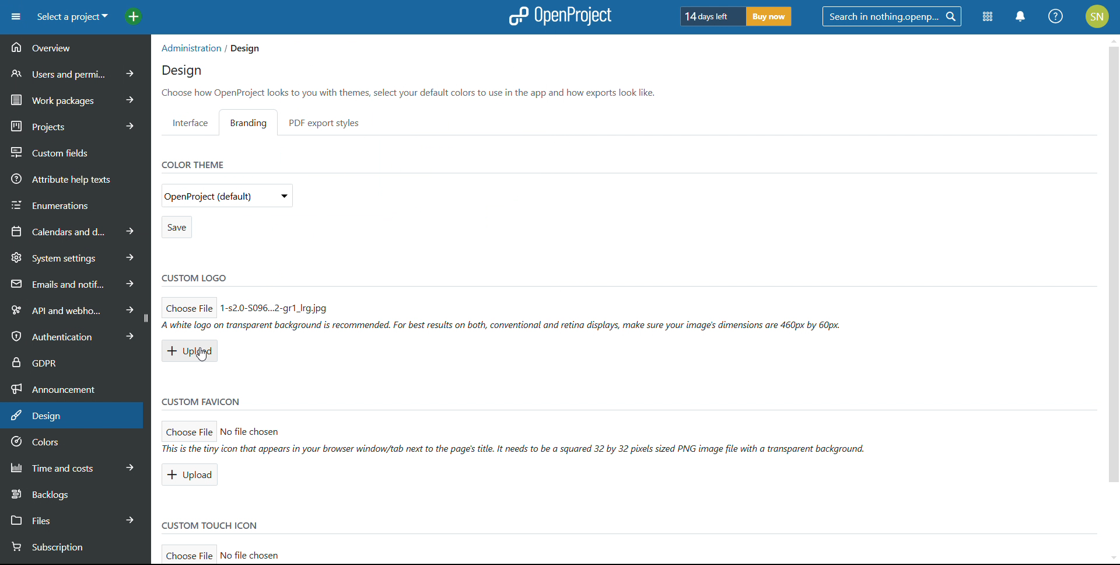 The height and width of the screenshot is (565, 1120). What do you see at coordinates (252, 123) in the screenshot?
I see `branding setting selected` at bounding box center [252, 123].